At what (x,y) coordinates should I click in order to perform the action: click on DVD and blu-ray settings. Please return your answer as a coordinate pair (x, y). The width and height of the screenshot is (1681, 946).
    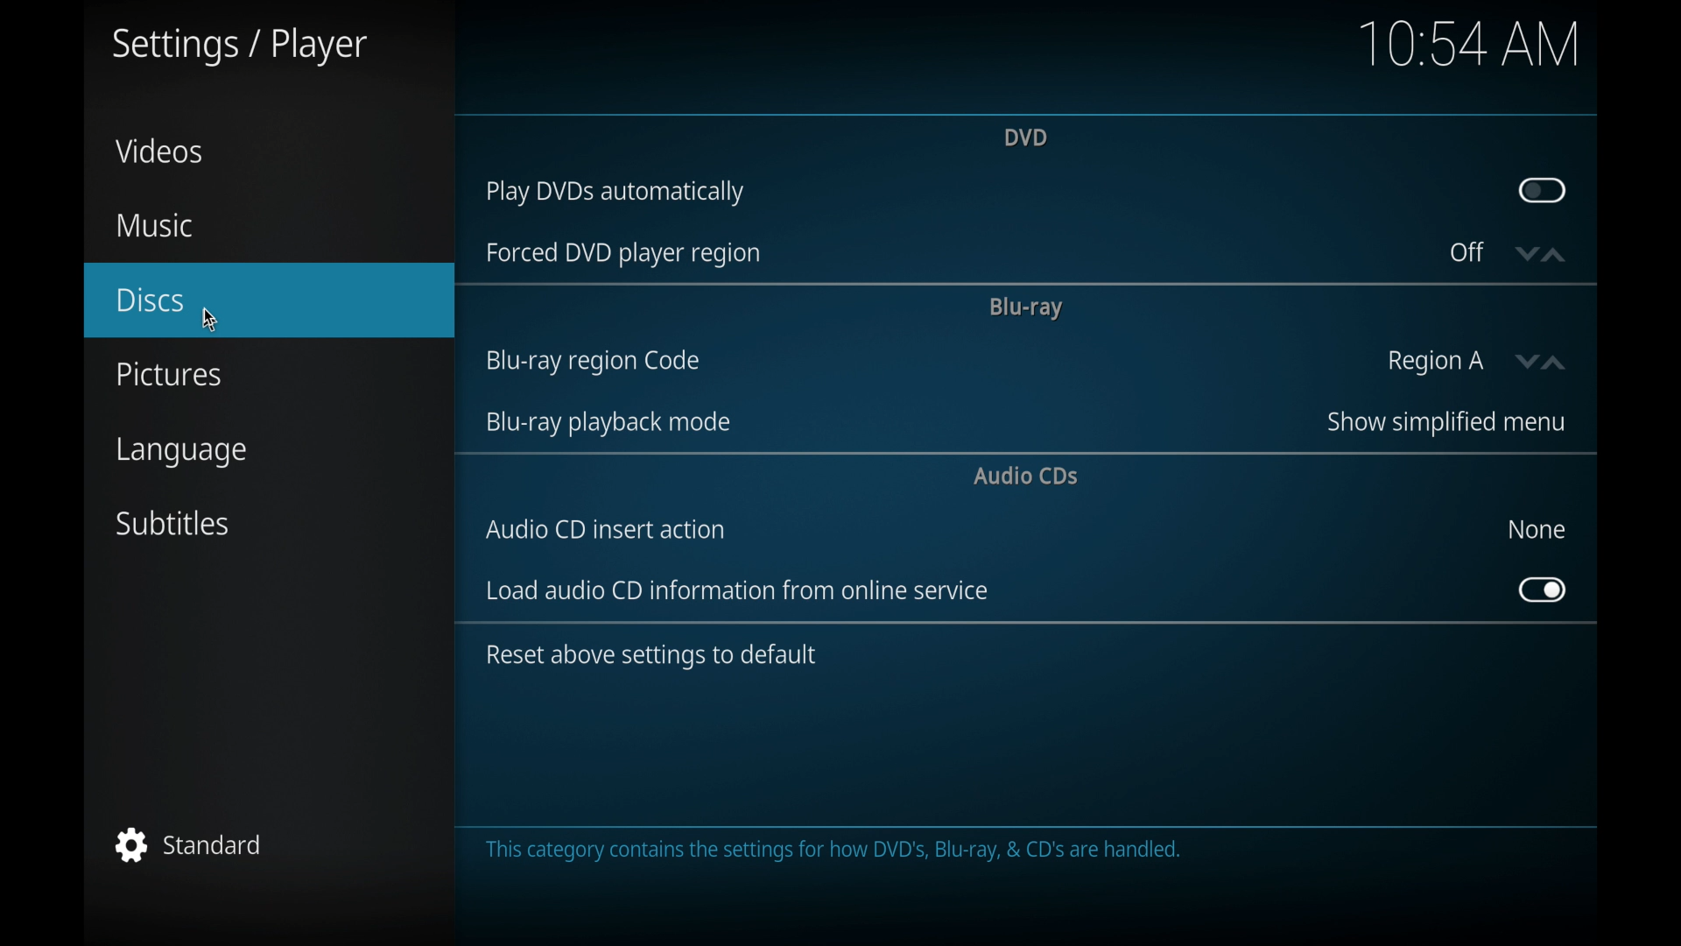
    Looking at the image, I should click on (831, 851).